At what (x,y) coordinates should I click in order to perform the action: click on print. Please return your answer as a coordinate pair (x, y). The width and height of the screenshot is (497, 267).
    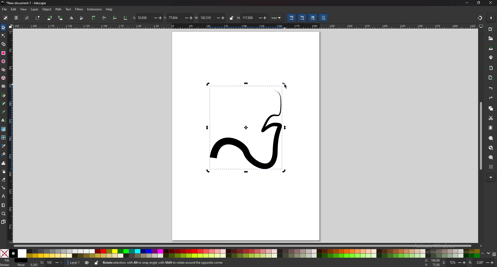
    Looking at the image, I should click on (491, 57).